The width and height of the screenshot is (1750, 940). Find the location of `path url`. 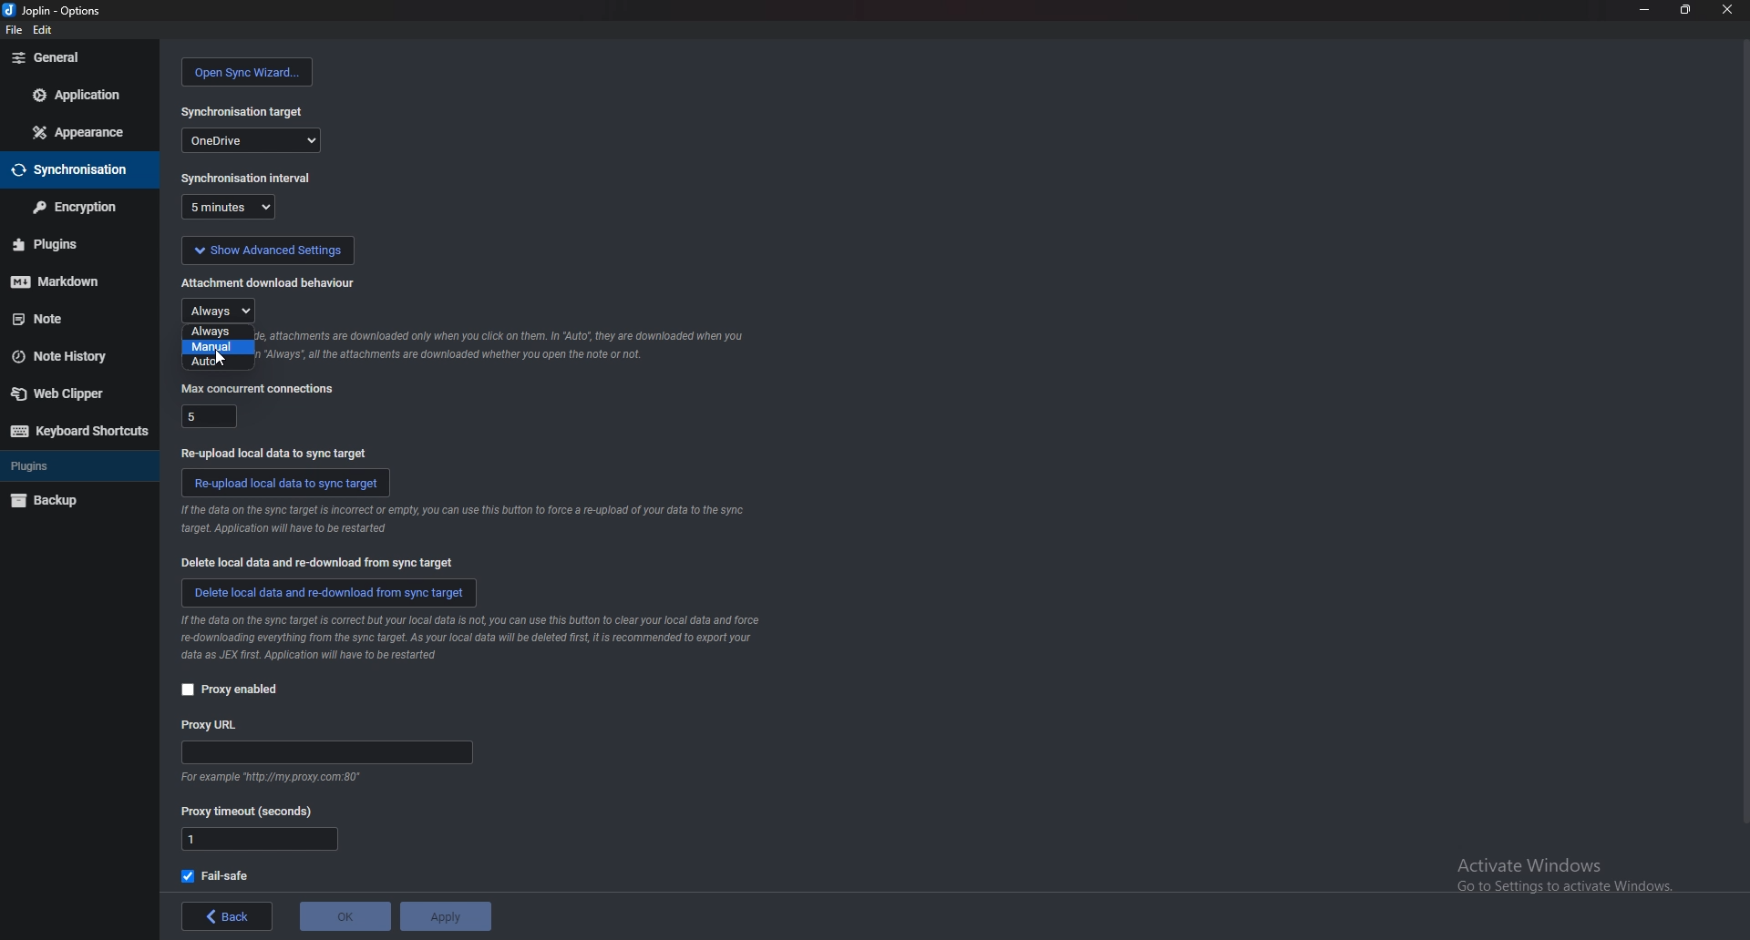

path url is located at coordinates (326, 753).